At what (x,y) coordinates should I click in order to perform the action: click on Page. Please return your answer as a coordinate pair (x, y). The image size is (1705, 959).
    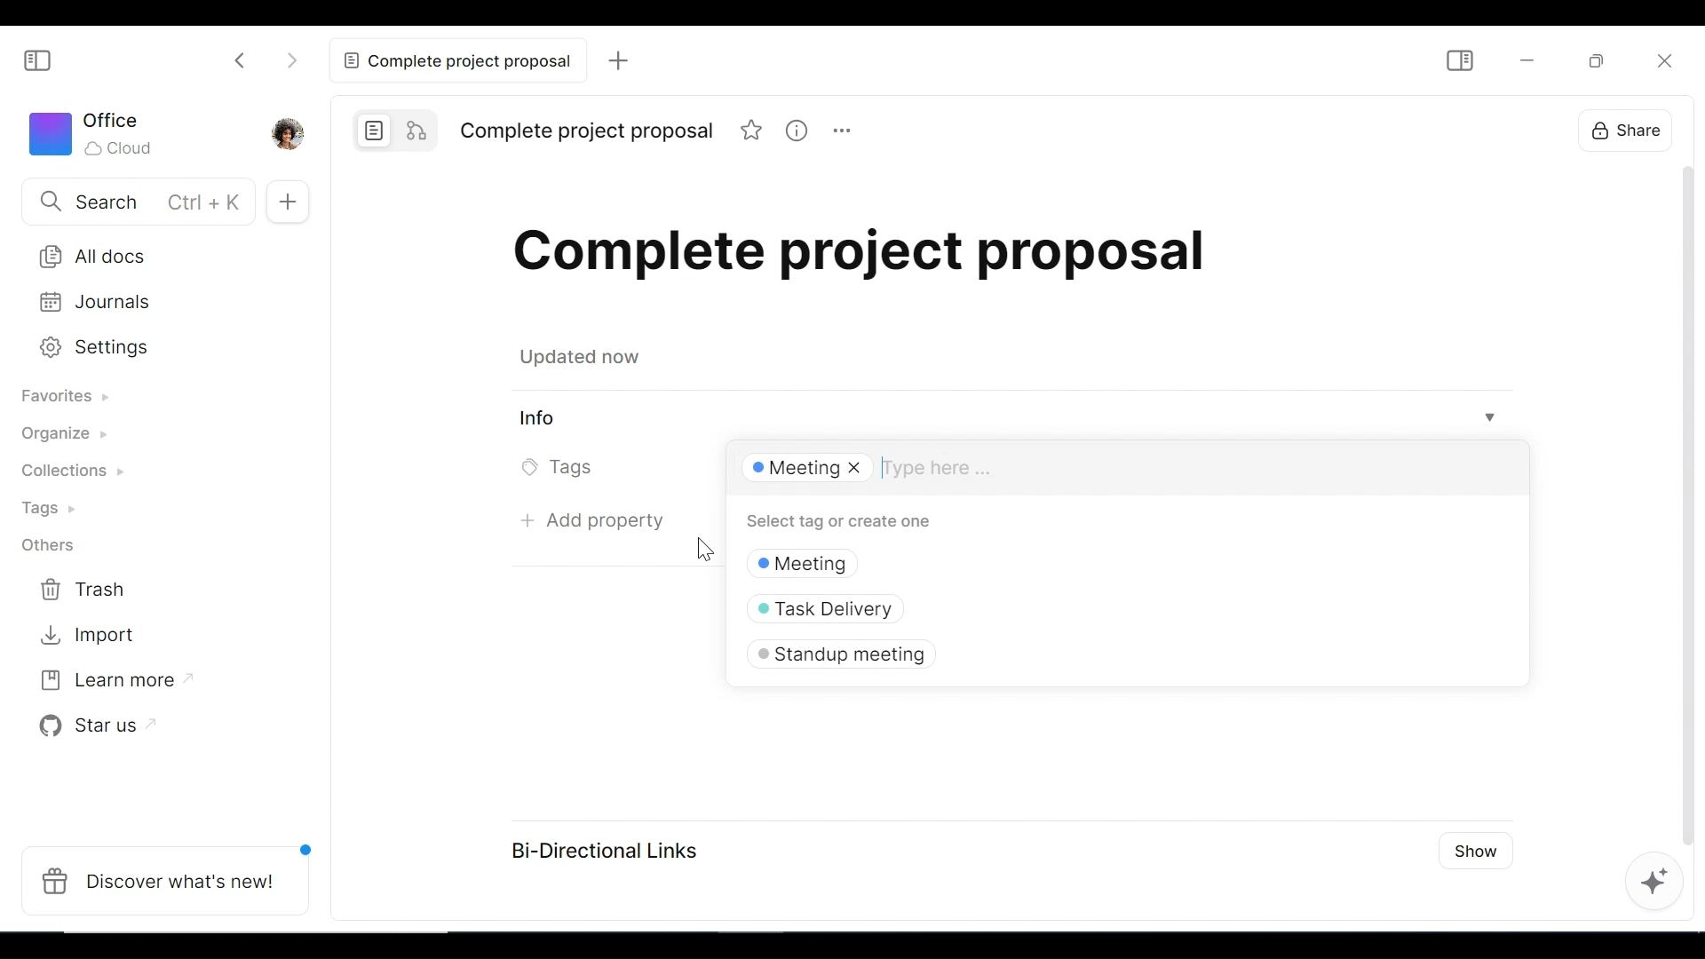
    Looking at the image, I should click on (374, 131).